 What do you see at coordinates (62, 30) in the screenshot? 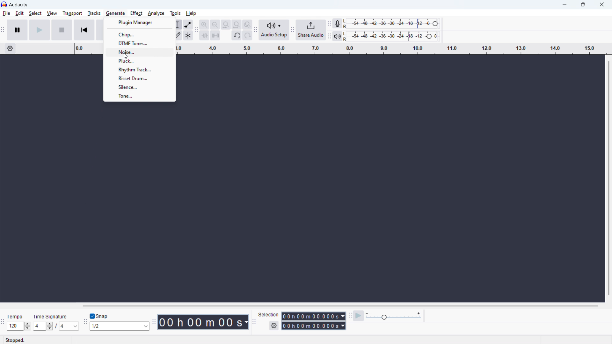
I see `stop` at bounding box center [62, 30].